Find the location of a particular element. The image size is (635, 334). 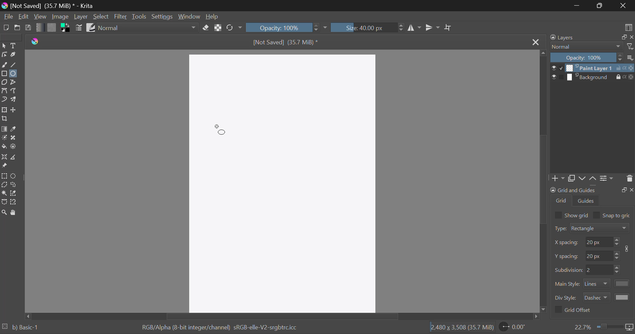

Transform Layer is located at coordinates (4, 110).